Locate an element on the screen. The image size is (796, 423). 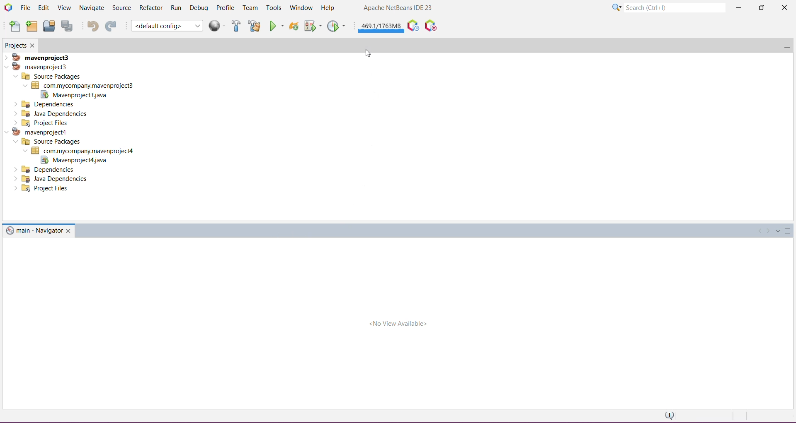
Save All is located at coordinates (68, 26).